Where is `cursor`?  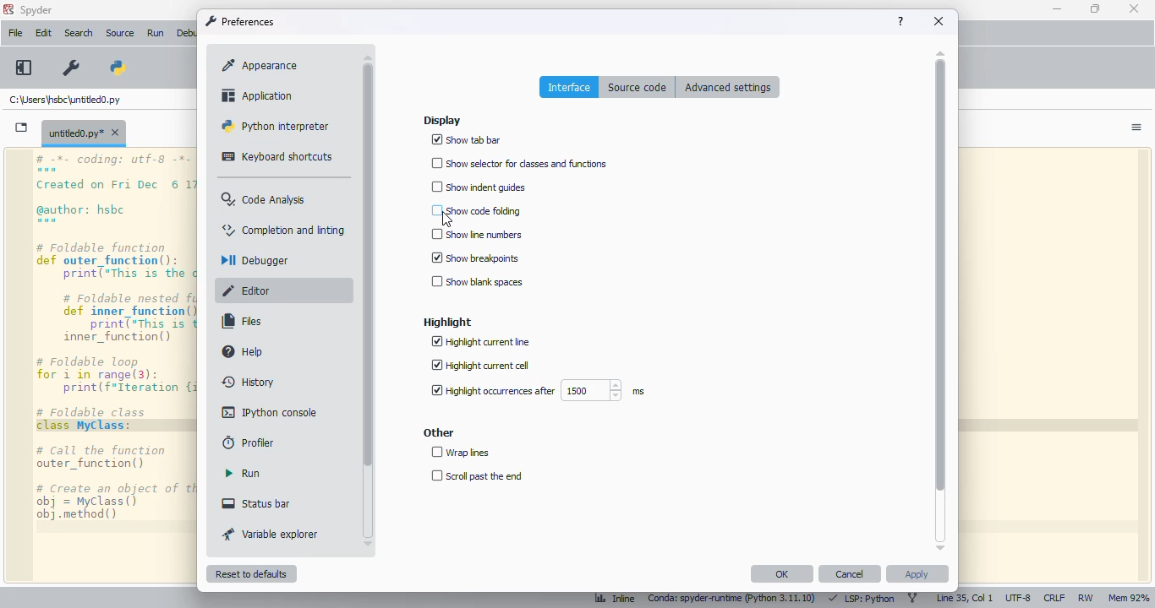
cursor is located at coordinates (446, 220).